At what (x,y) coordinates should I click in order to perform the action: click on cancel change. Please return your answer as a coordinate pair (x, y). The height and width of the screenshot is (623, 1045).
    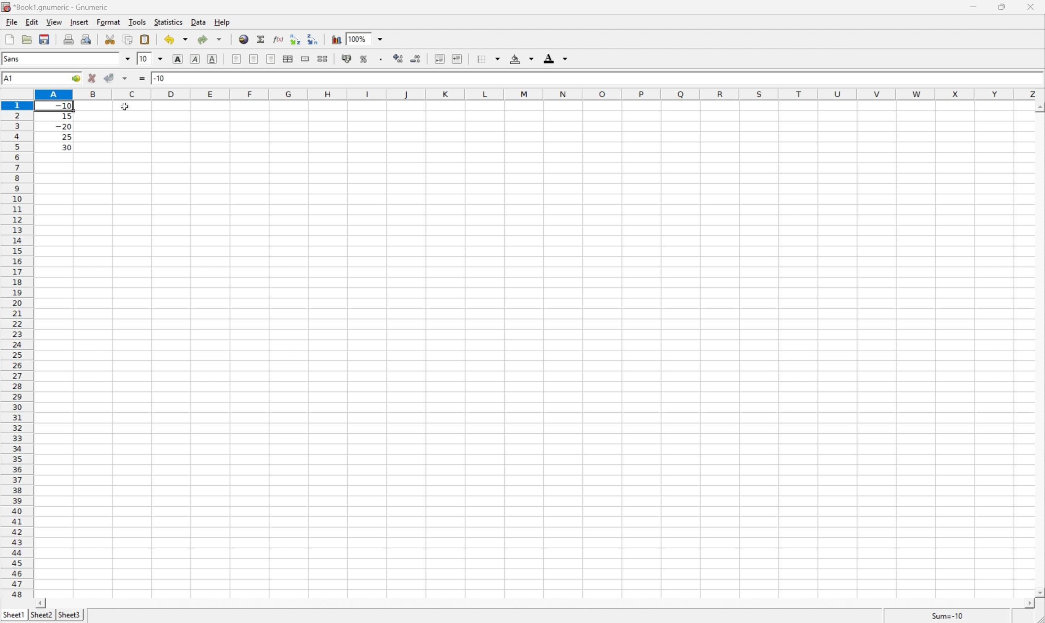
    Looking at the image, I should click on (92, 80).